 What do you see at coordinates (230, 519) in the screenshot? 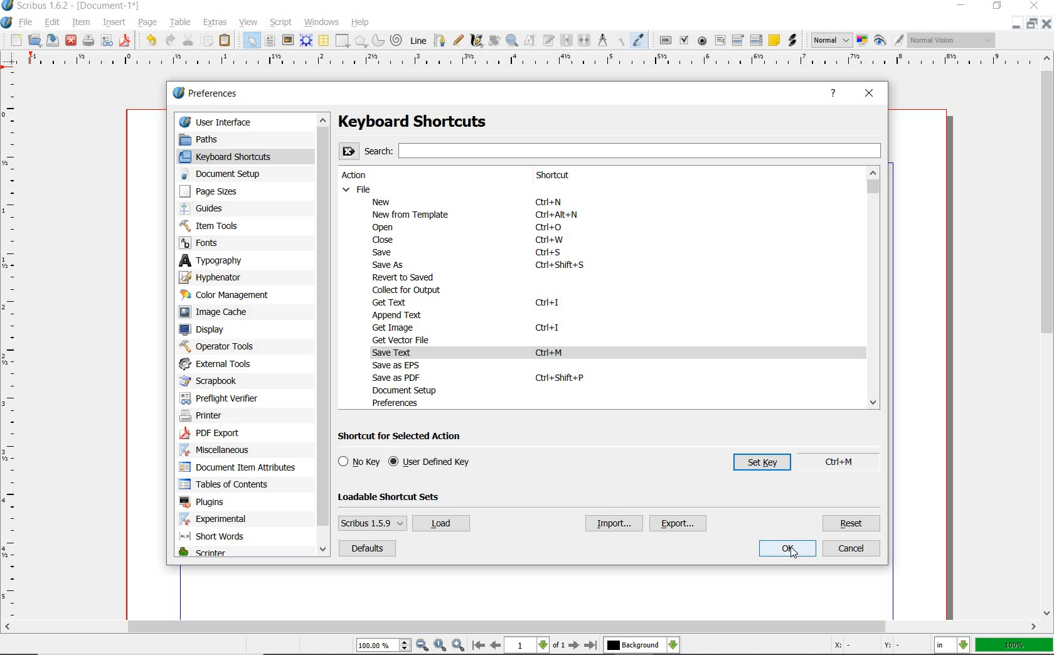
I see `experimental` at bounding box center [230, 519].